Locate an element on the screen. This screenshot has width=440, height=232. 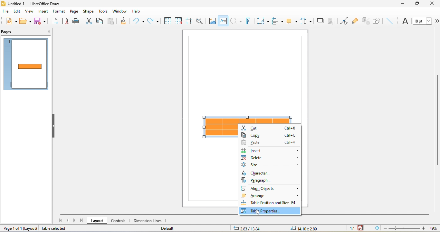
clone formatting is located at coordinates (125, 22).